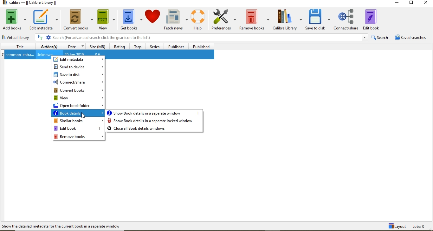 This screenshot has width=433, height=231. I want to click on virtual library, so click(18, 38).